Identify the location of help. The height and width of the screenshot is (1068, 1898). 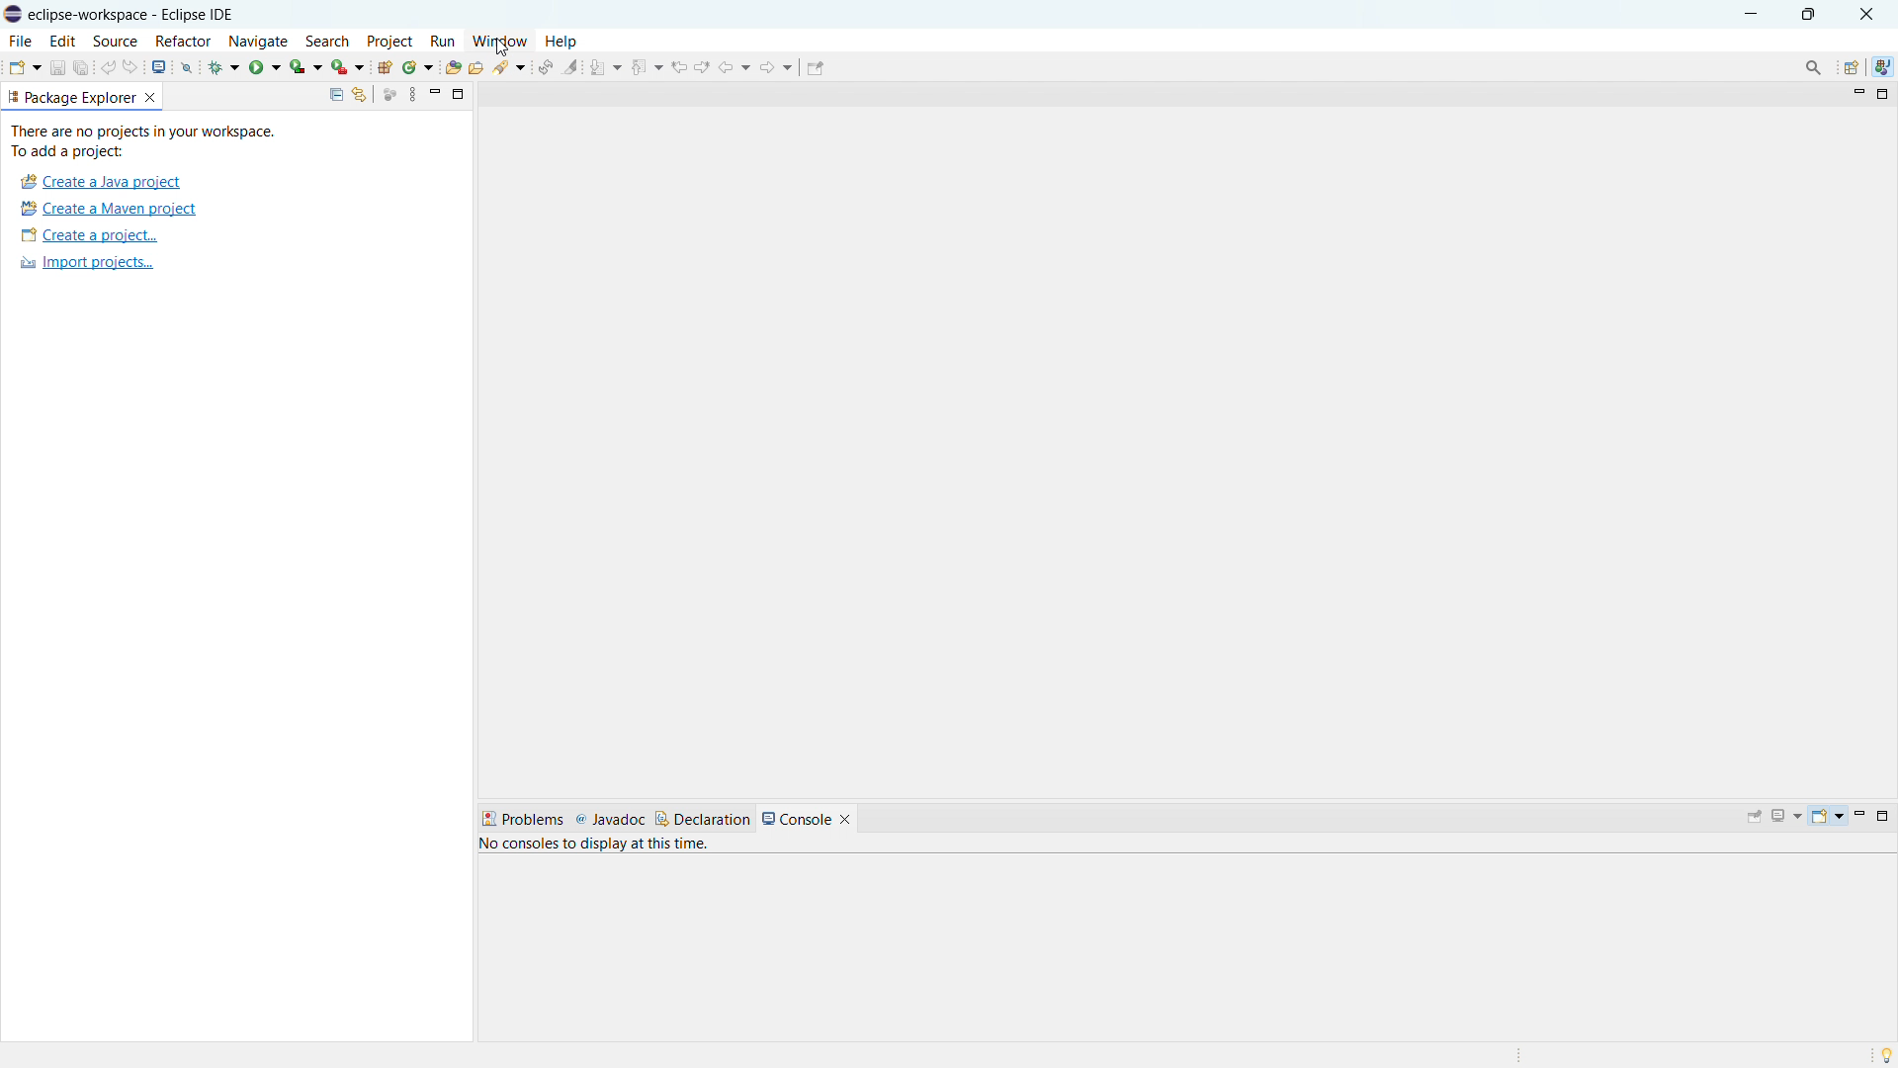
(561, 42).